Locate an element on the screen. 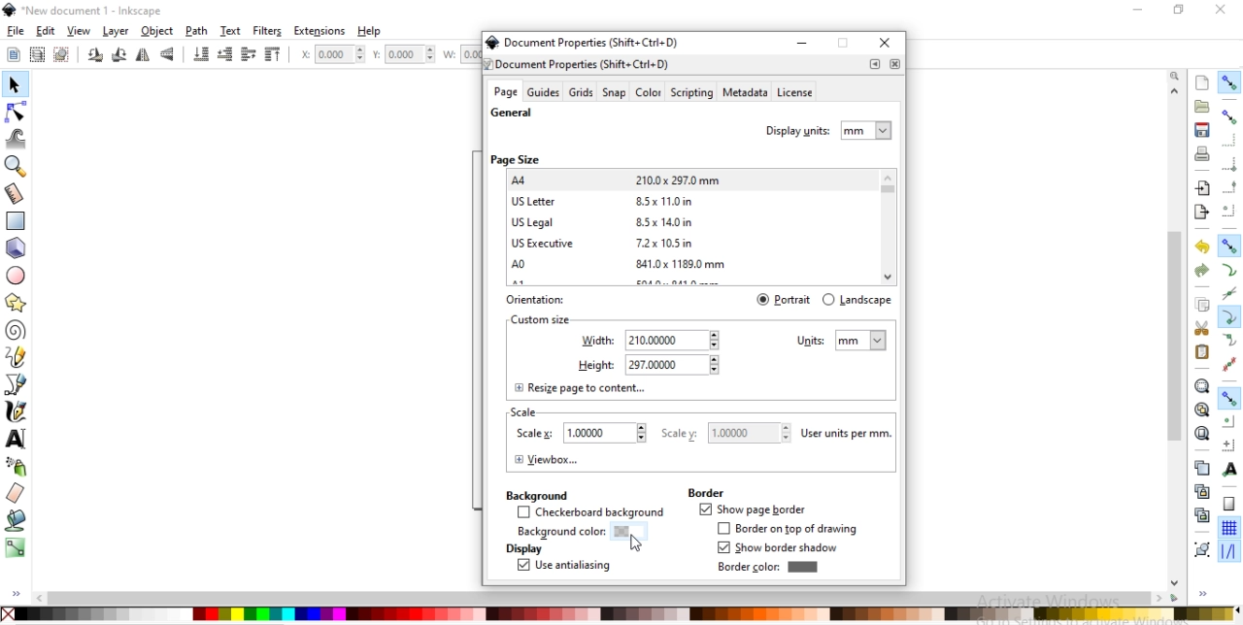 This screenshot has height=625, width=1243. color is located at coordinates (620, 613).